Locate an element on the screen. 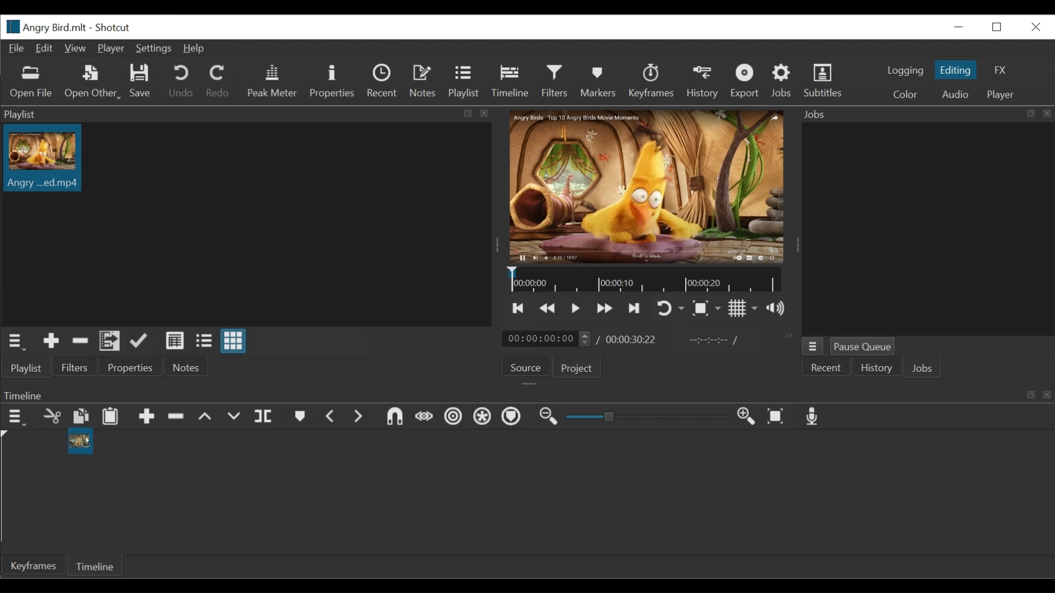 Image resolution: width=1055 pixels, height=593 pixels. Filters is located at coordinates (554, 81).